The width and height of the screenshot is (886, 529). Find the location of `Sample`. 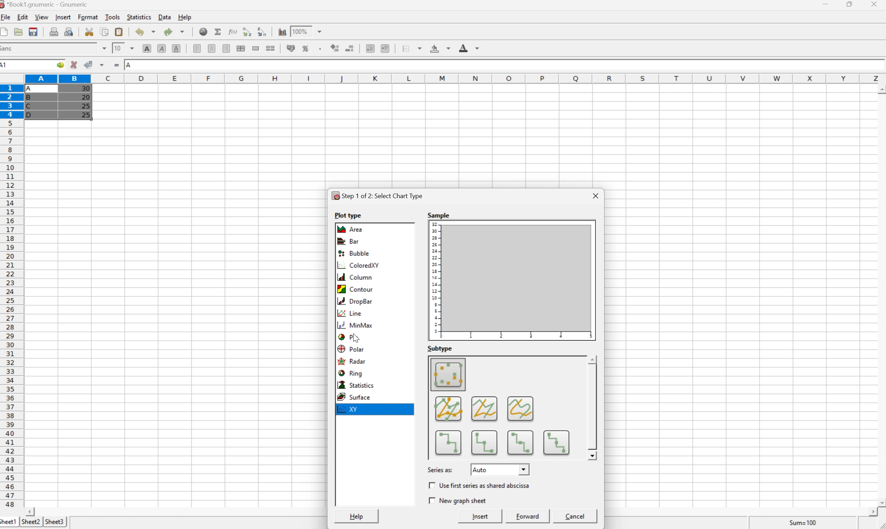

Sample is located at coordinates (440, 215).